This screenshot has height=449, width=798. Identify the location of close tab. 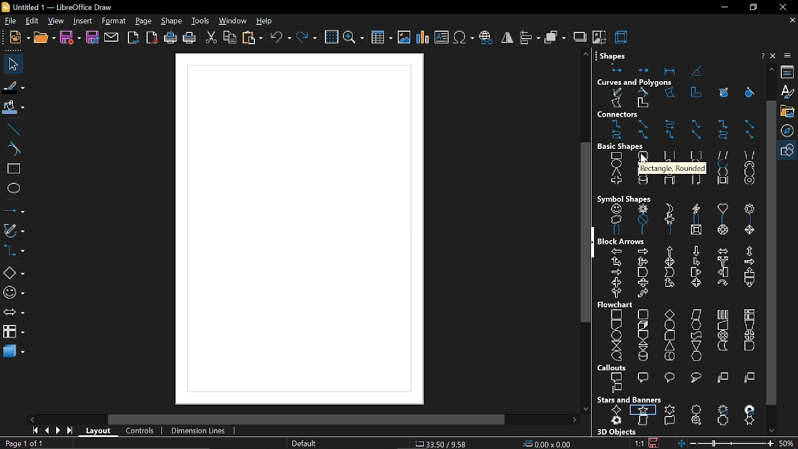
(792, 21).